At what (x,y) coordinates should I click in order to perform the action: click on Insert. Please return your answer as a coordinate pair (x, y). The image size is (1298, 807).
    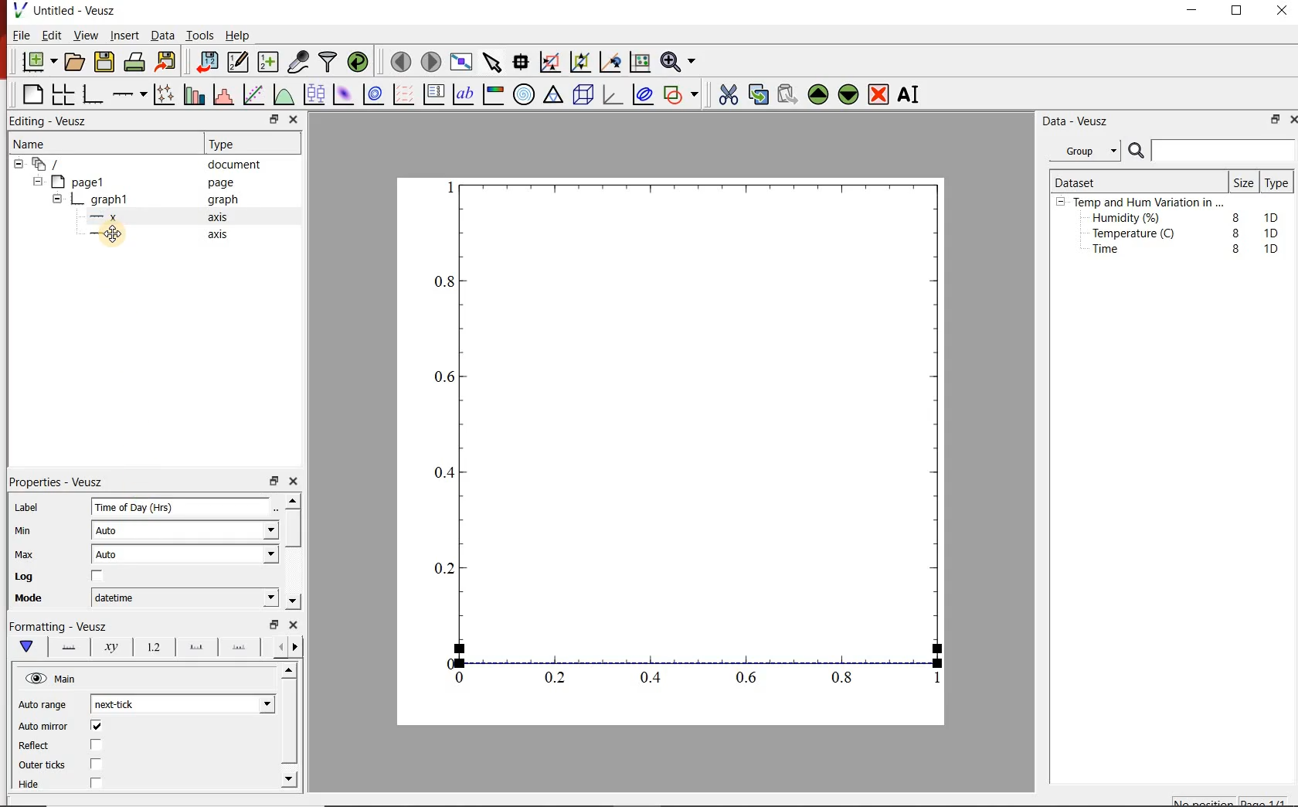
    Looking at the image, I should click on (122, 36).